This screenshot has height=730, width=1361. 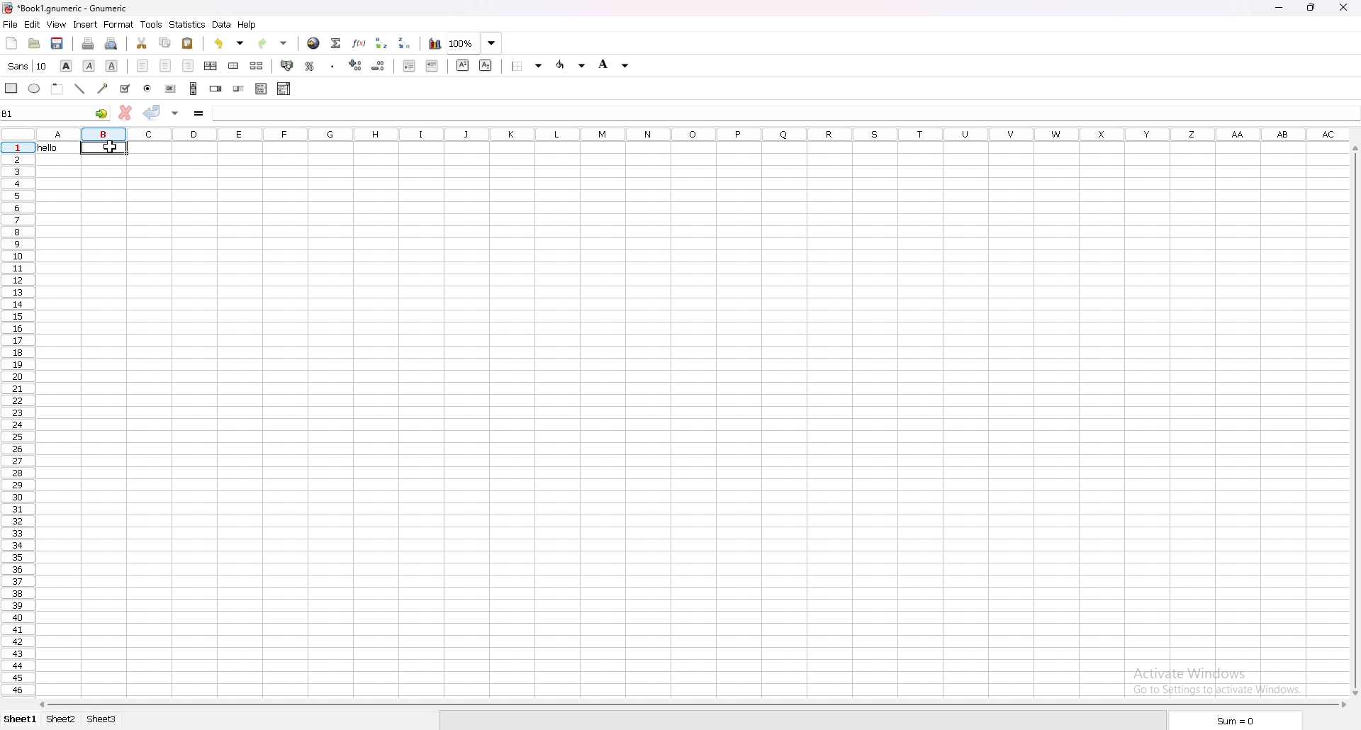 I want to click on format, so click(x=118, y=24).